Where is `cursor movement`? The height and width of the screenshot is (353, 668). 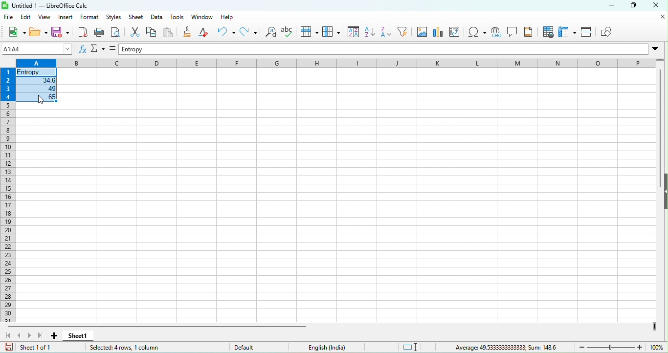 cursor movement is located at coordinates (40, 100).